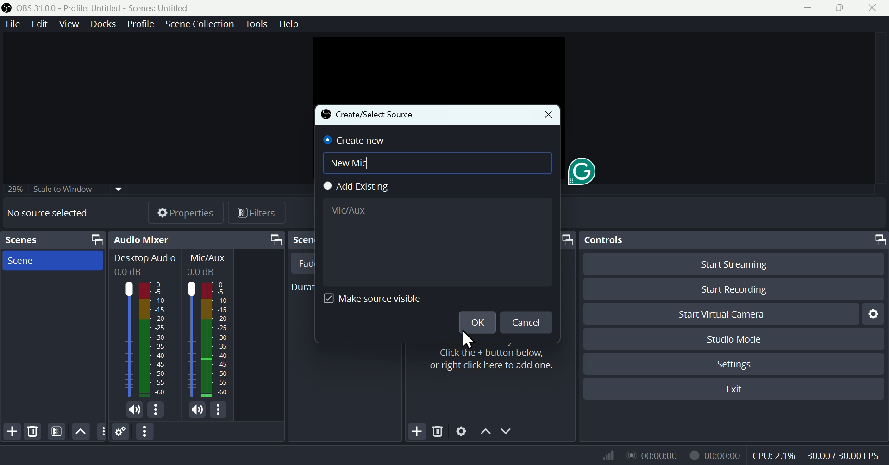  Describe the element at coordinates (50, 260) in the screenshot. I see `Scene` at that location.